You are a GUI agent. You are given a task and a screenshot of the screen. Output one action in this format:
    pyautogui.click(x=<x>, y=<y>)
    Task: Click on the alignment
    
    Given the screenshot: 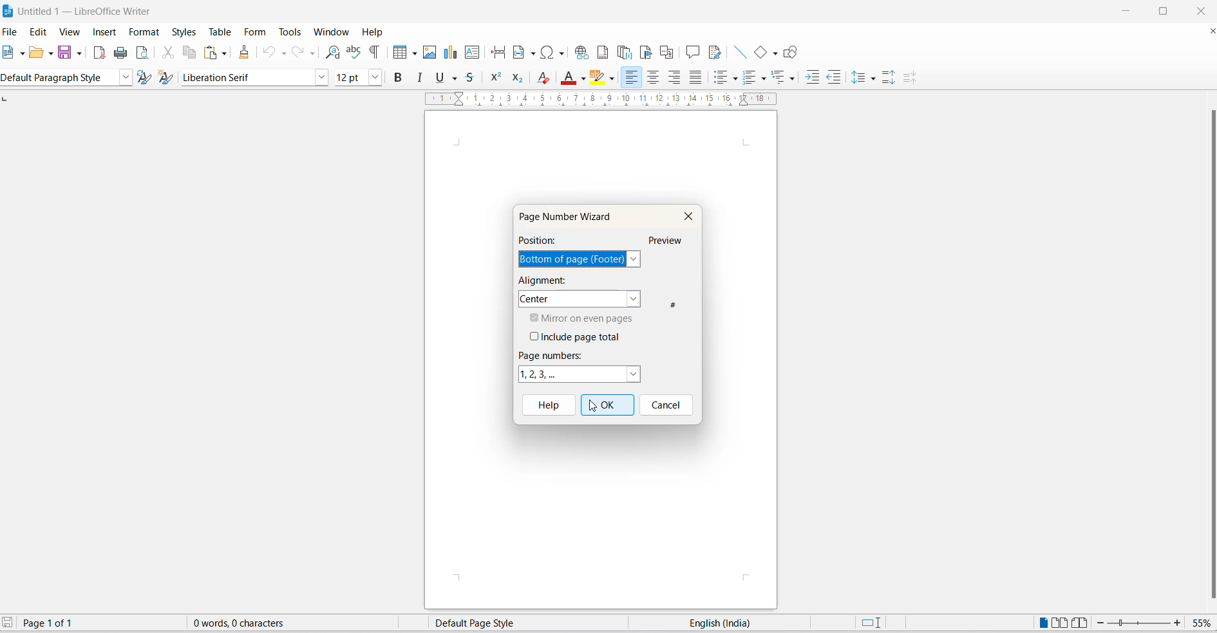 What is the action you would take?
    pyautogui.click(x=542, y=280)
    